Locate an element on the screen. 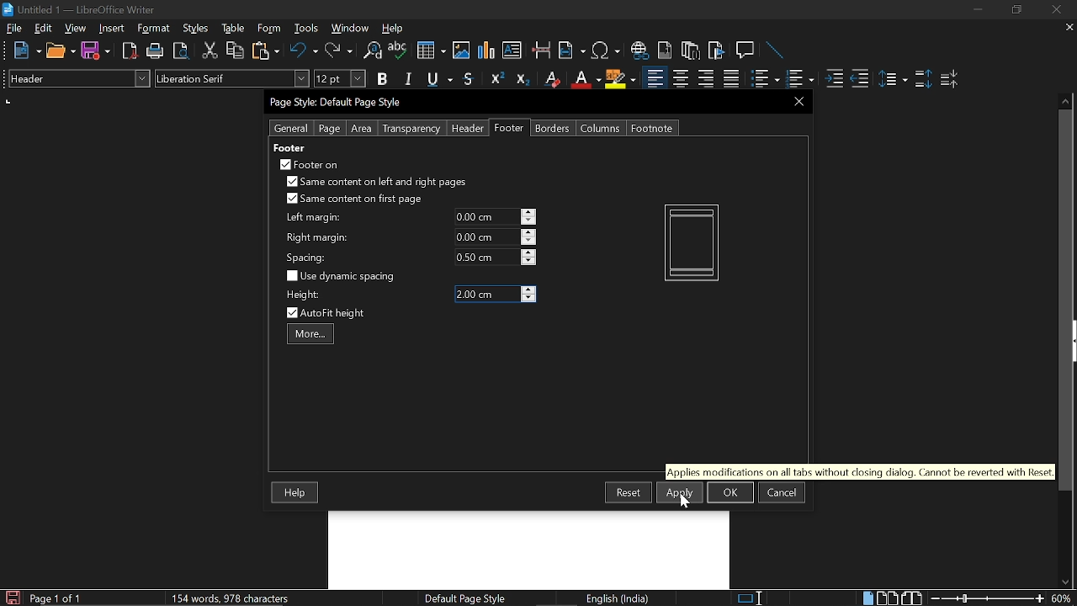 The width and height of the screenshot is (1077, 606). Undo is located at coordinates (305, 50).